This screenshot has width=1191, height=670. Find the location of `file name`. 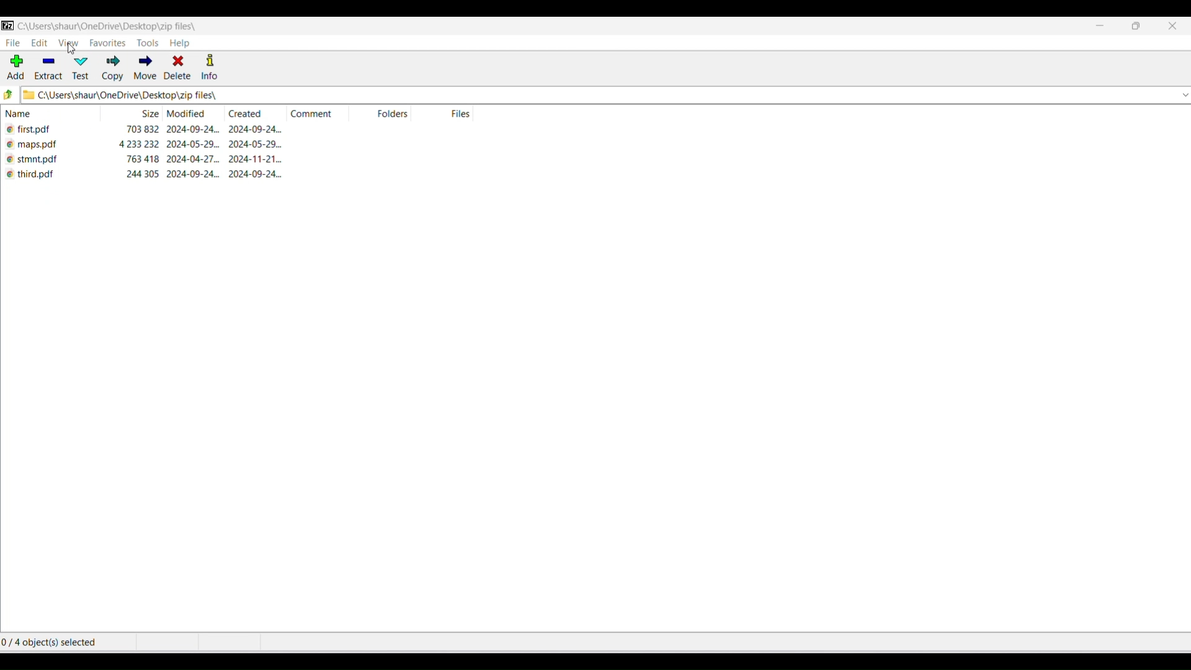

file name is located at coordinates (55, 147).